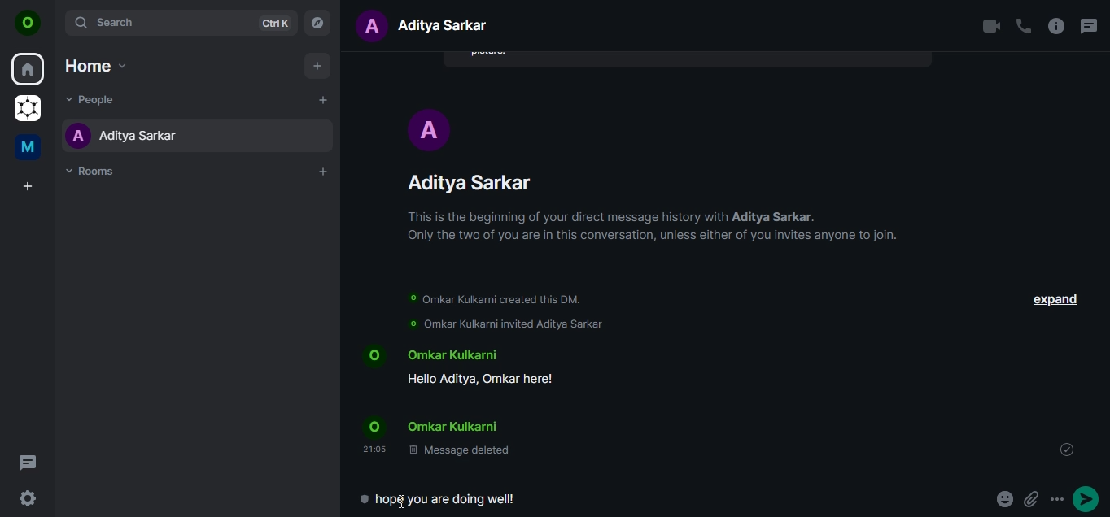  Describe the element at coordinates (1090, 28) in the screenshot. I see `threads` at that location.